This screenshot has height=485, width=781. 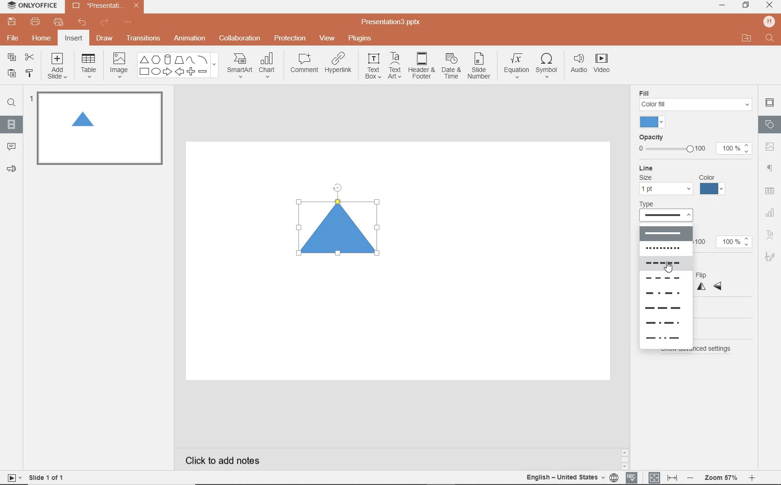 What do you see at coordinates (73, 39) in the screenshot?
I see `INSERT` at bounding box center [73, 39].